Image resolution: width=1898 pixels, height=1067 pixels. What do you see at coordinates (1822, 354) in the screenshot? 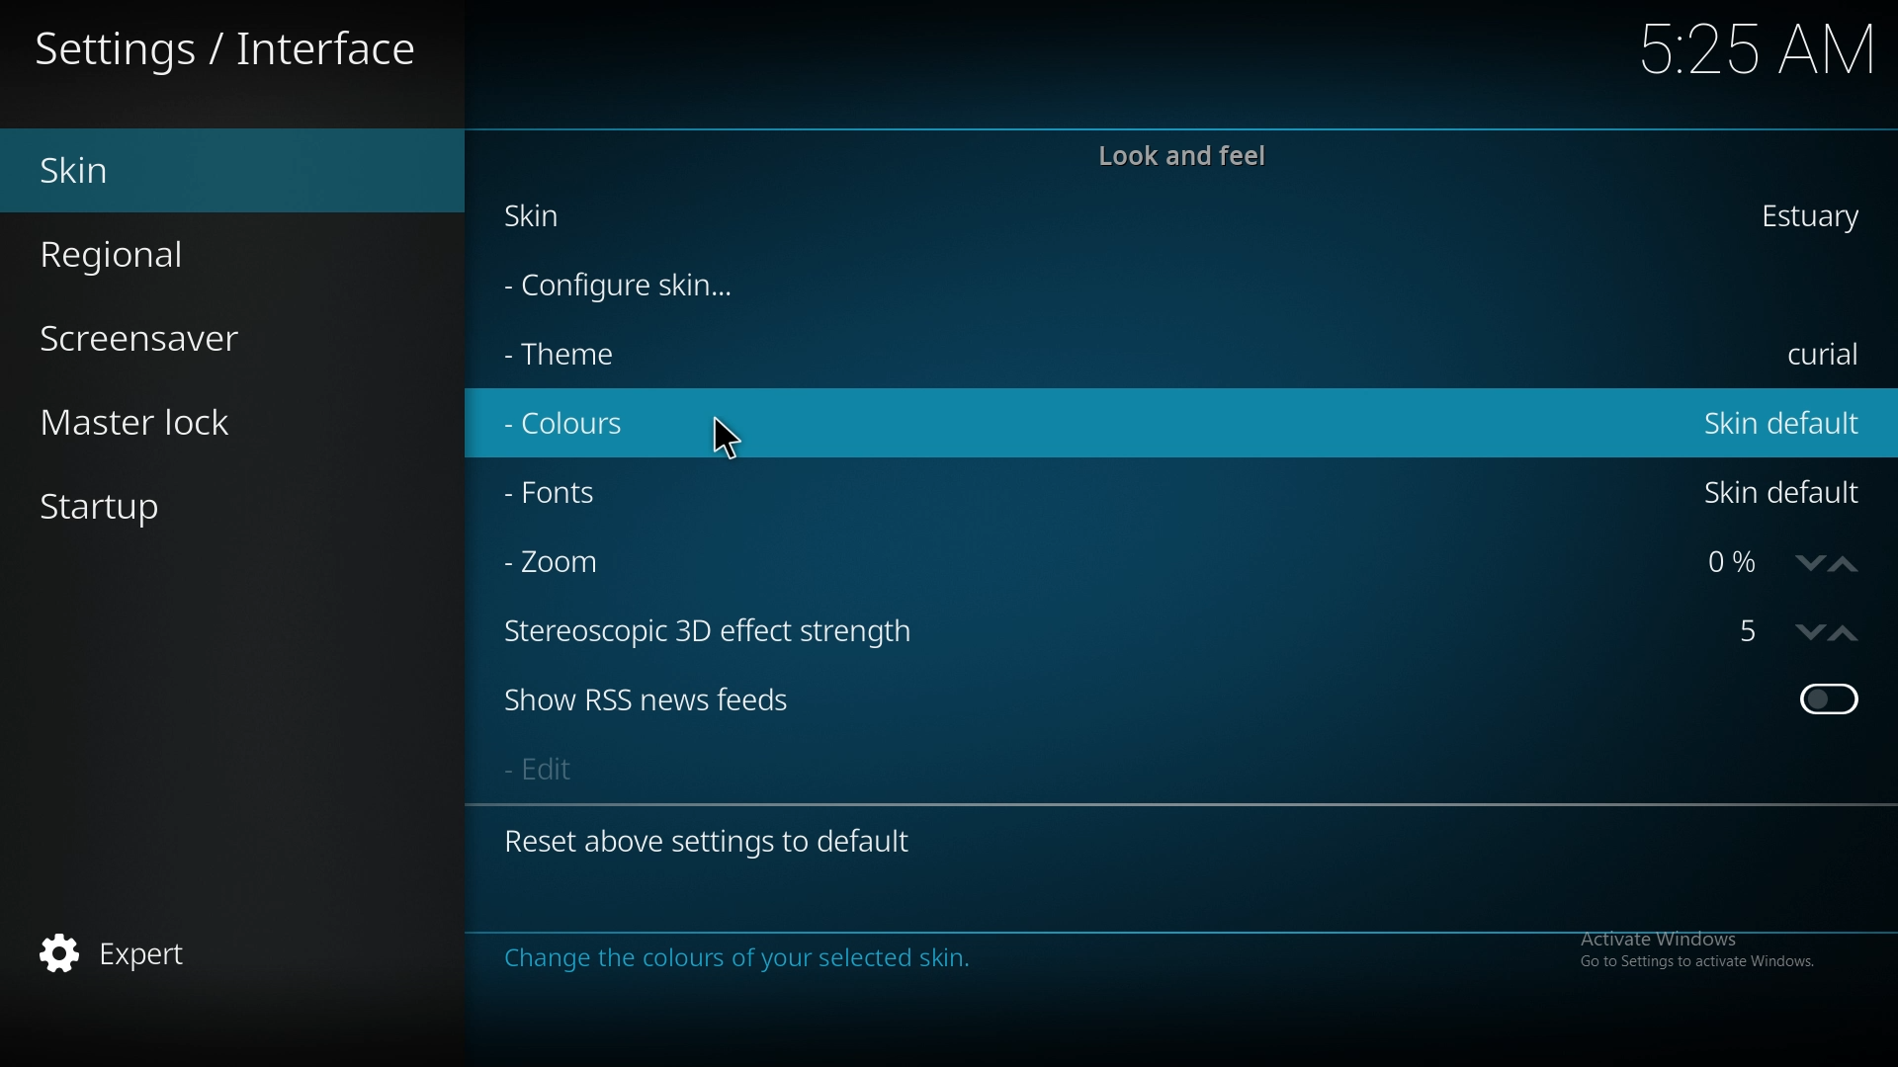
I see `curial` at bounding box center [1822, 354].